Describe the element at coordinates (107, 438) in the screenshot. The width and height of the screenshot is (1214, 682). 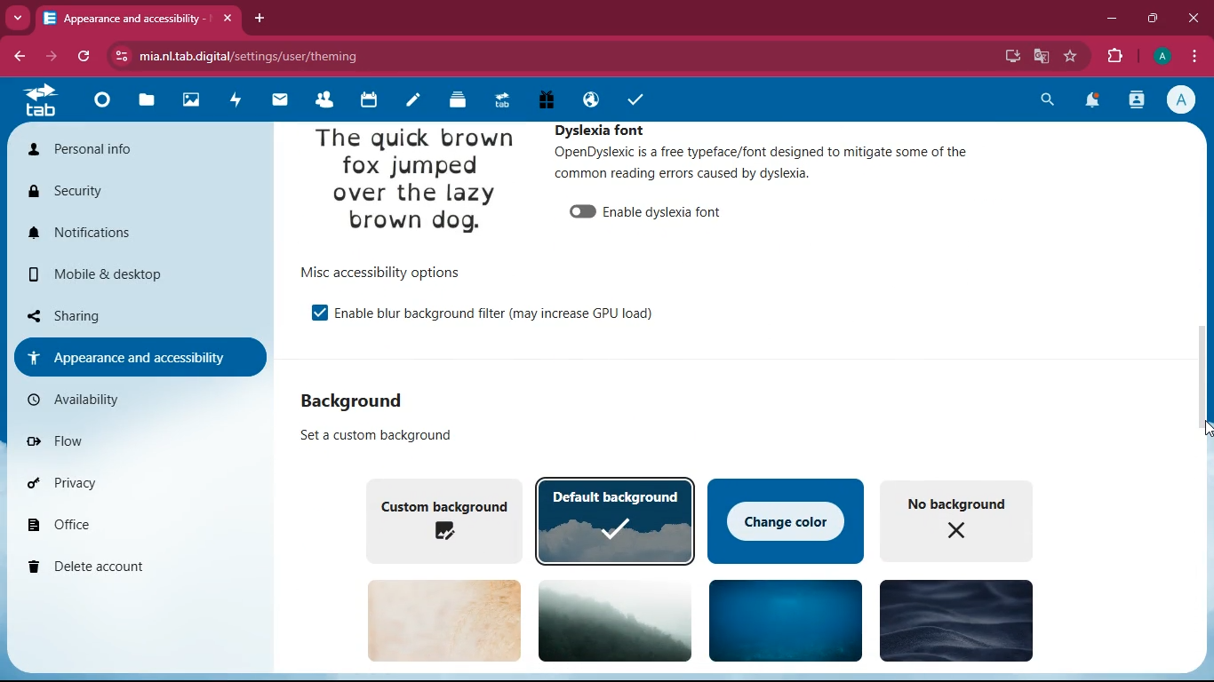
I see `flow` at that location.